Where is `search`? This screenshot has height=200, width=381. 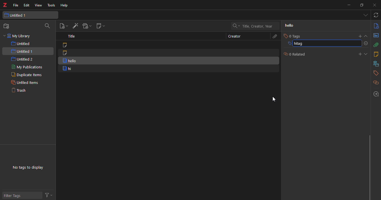 search is located at coordinates (48, 26).